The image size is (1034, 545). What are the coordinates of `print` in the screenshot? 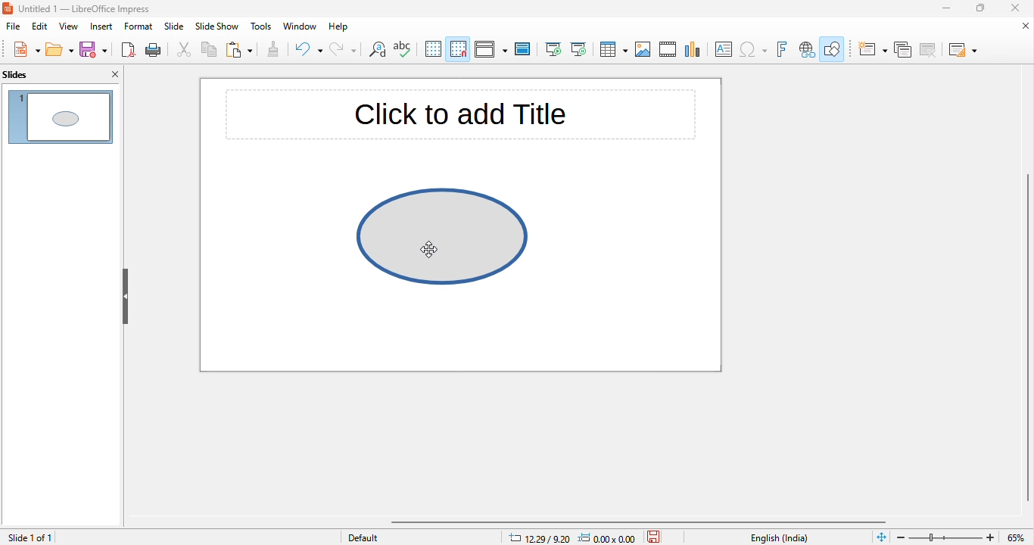 It's located at (157, 50).